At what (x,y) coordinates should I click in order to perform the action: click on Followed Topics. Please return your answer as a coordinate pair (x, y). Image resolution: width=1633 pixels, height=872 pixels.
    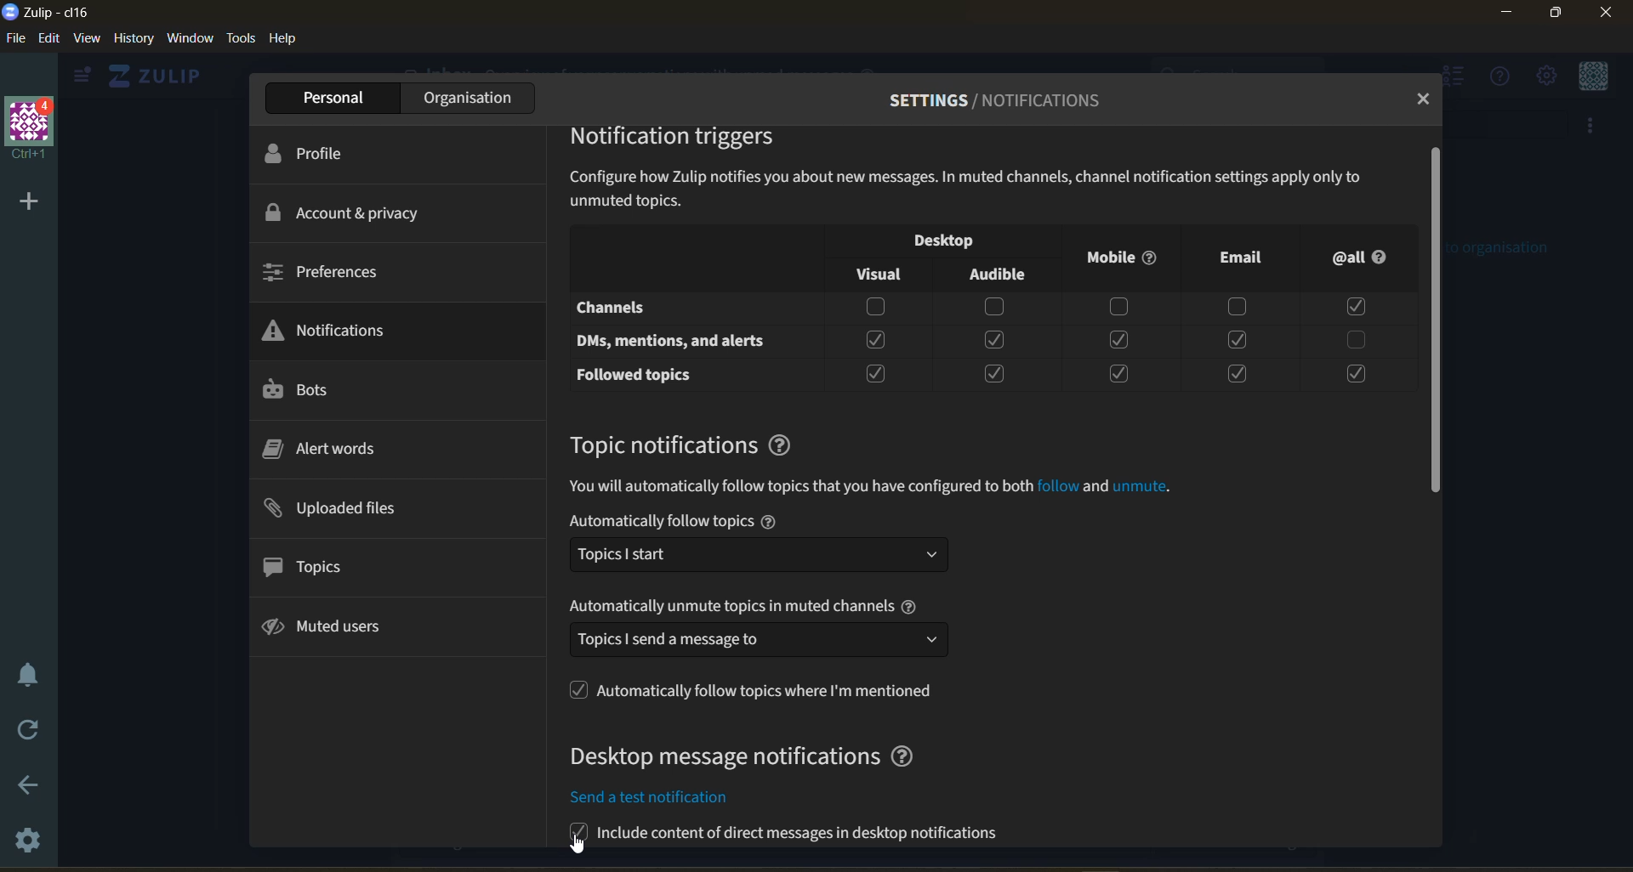
    Looking at the image, I should click on (637, 374).